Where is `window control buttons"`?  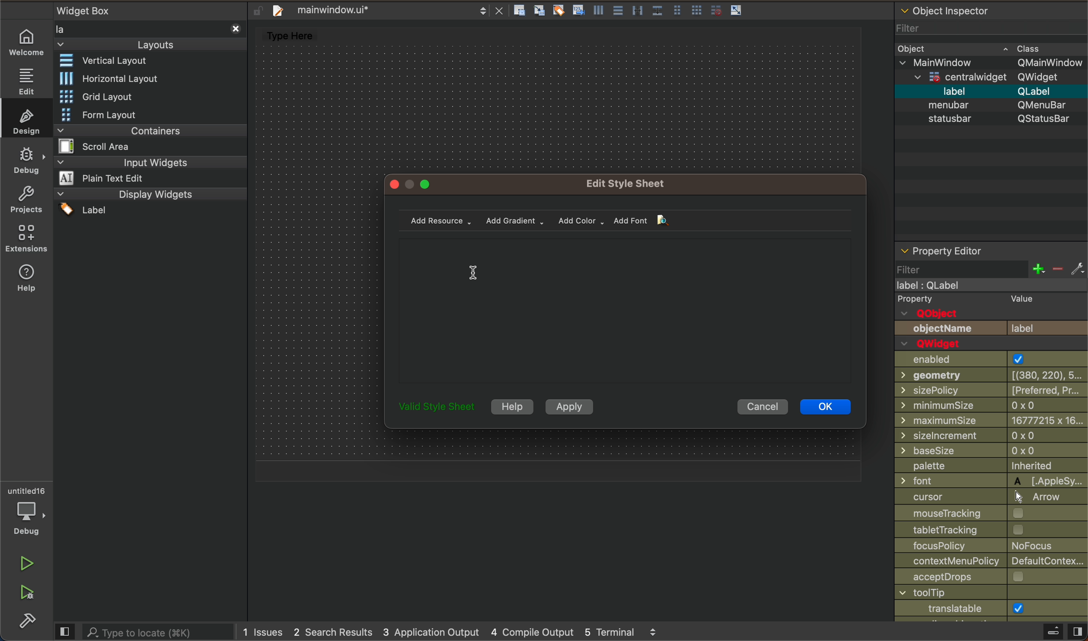 window control buttons" is located at coordinates (415, 185).